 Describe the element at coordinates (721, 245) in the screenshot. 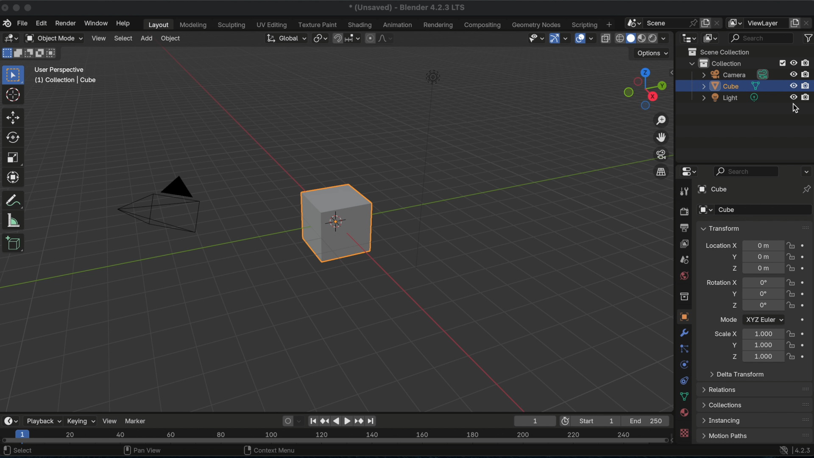

I see `location x ` at that location.